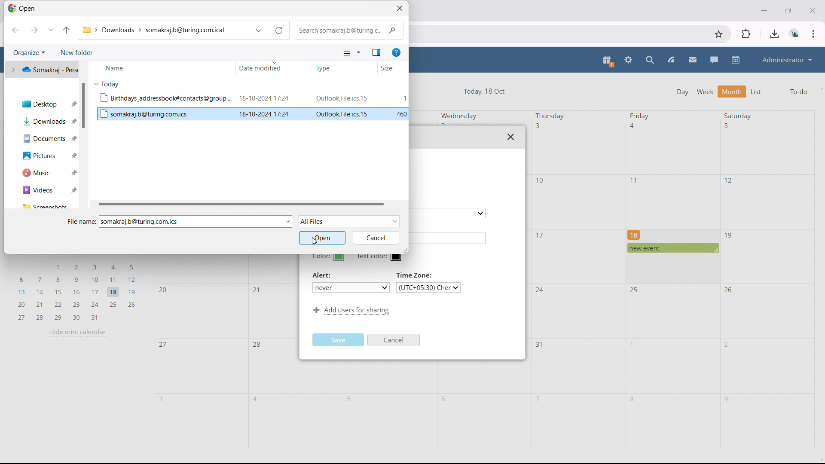 The height and width of the screenshot is (464, 825). Describe the element at coordinates (81, 221) in the screenshot. I see `File name:` at that location.